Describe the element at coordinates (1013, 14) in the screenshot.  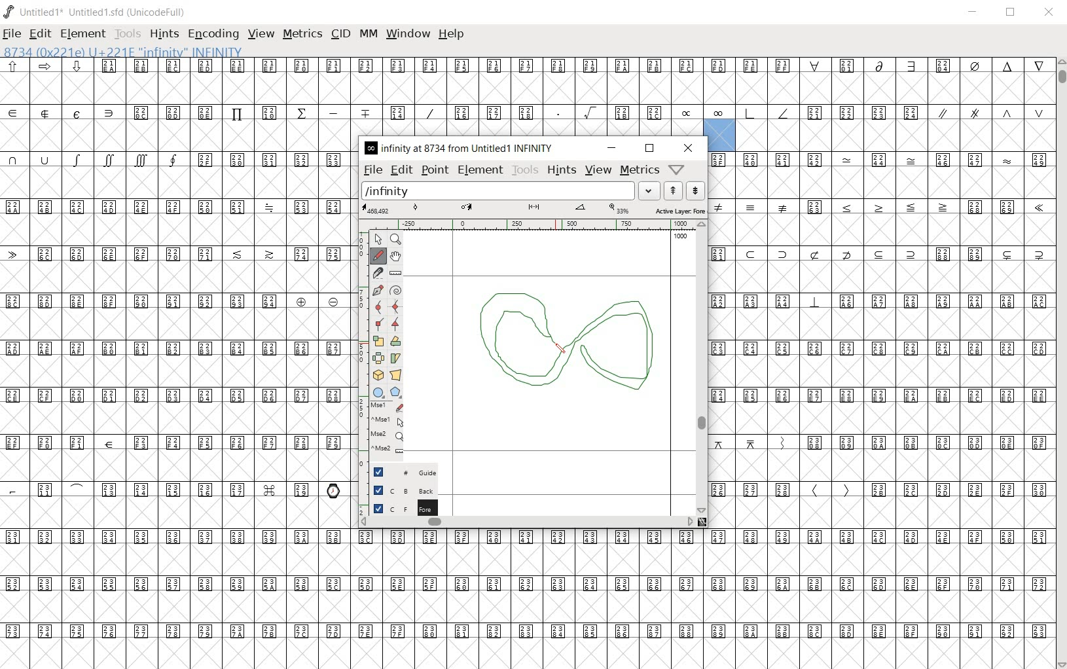
I see `restore down` at that location.